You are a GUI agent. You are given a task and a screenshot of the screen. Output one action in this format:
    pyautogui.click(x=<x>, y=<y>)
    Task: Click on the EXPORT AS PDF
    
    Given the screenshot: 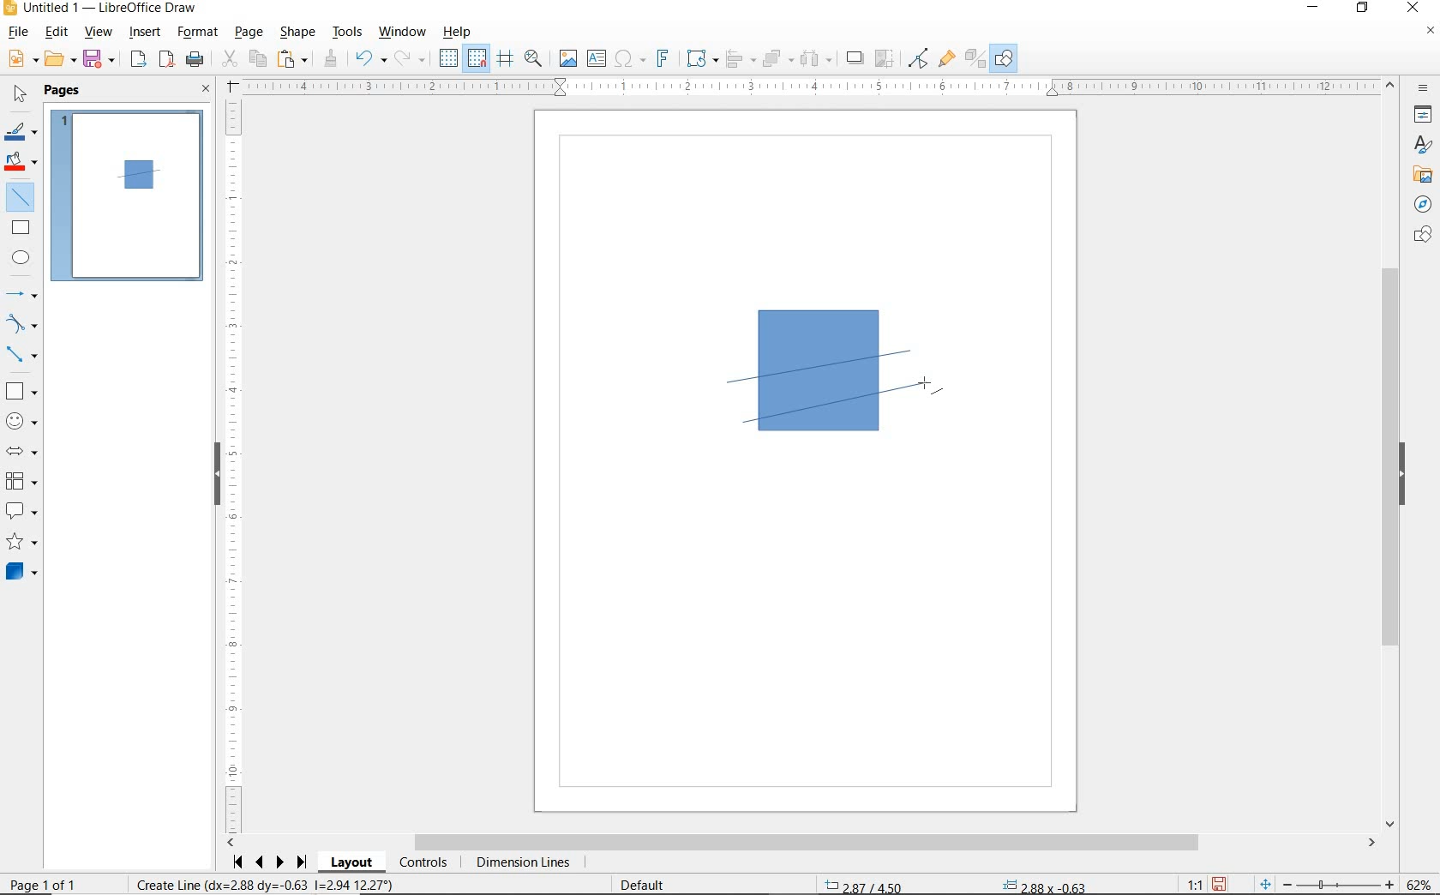 What is the action you would take?
    pyautogui.click(x=168, y=61)
    